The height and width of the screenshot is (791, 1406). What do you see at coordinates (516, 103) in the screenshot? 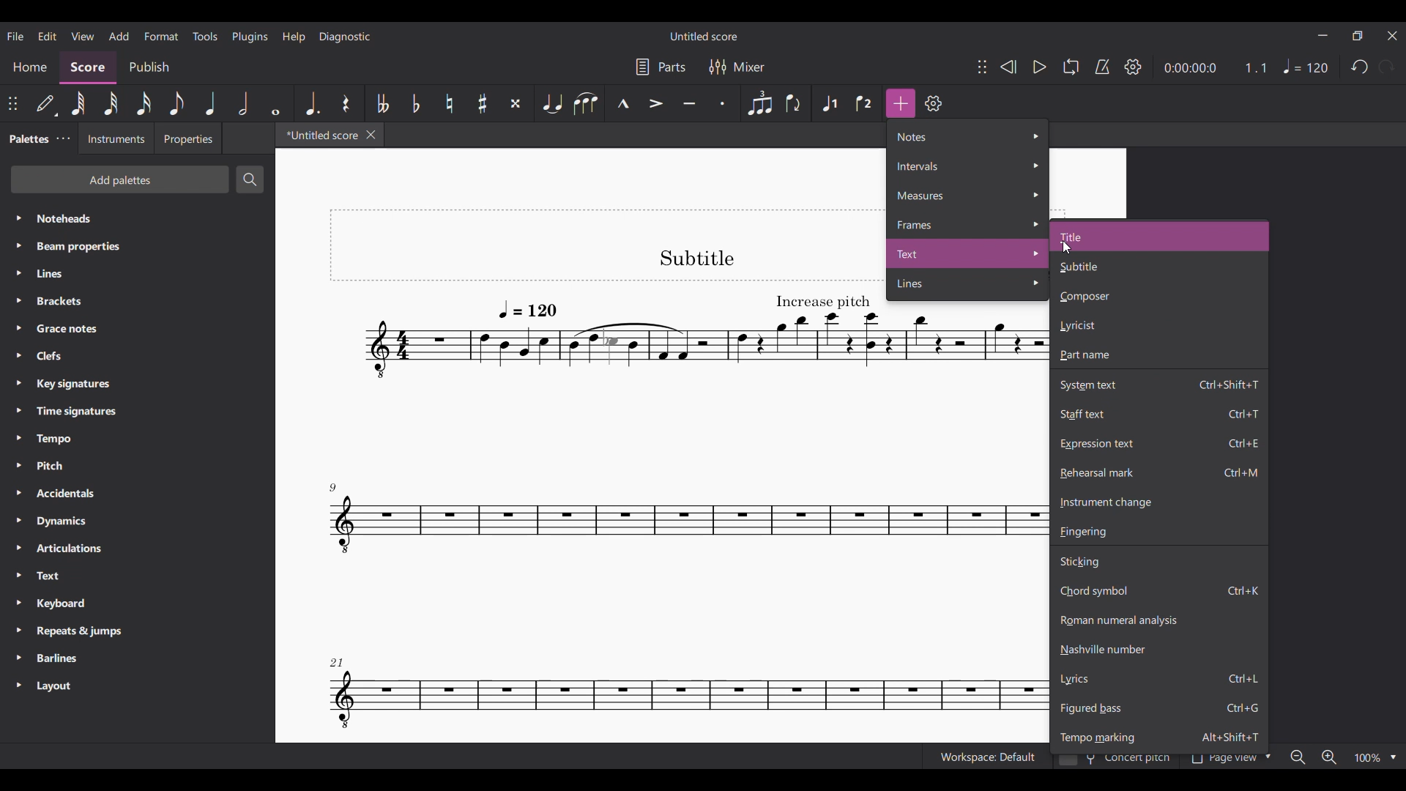
I see `Toggle double sharp` at bounding box center [516, 103].